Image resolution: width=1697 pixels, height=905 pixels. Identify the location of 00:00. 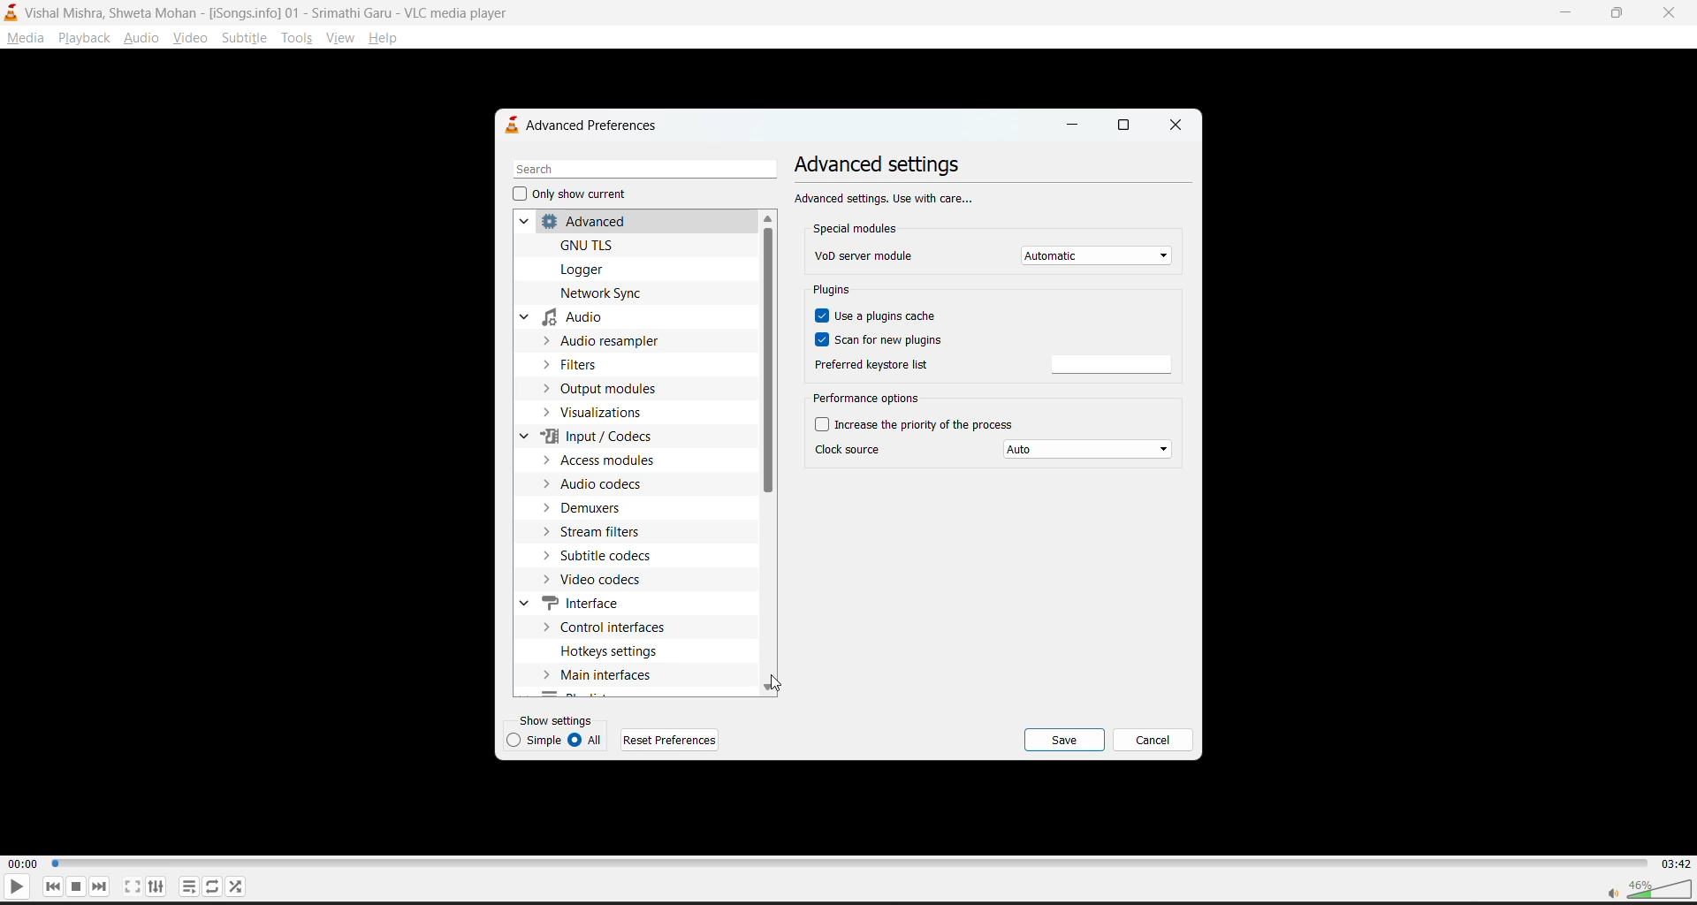
(21, 863).